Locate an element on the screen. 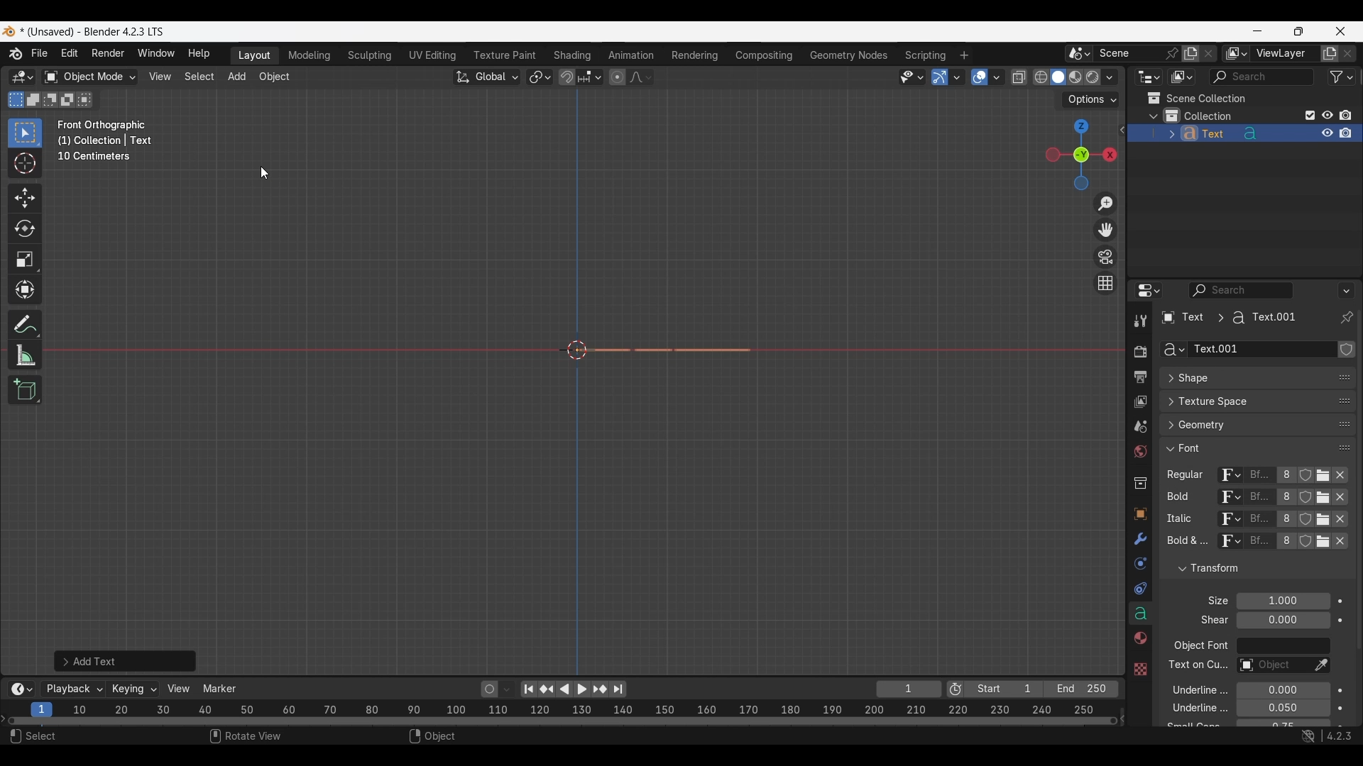 This screenshot has width=1363, height=766. Viewport shading, solid is located at coordinates (1058, 77).